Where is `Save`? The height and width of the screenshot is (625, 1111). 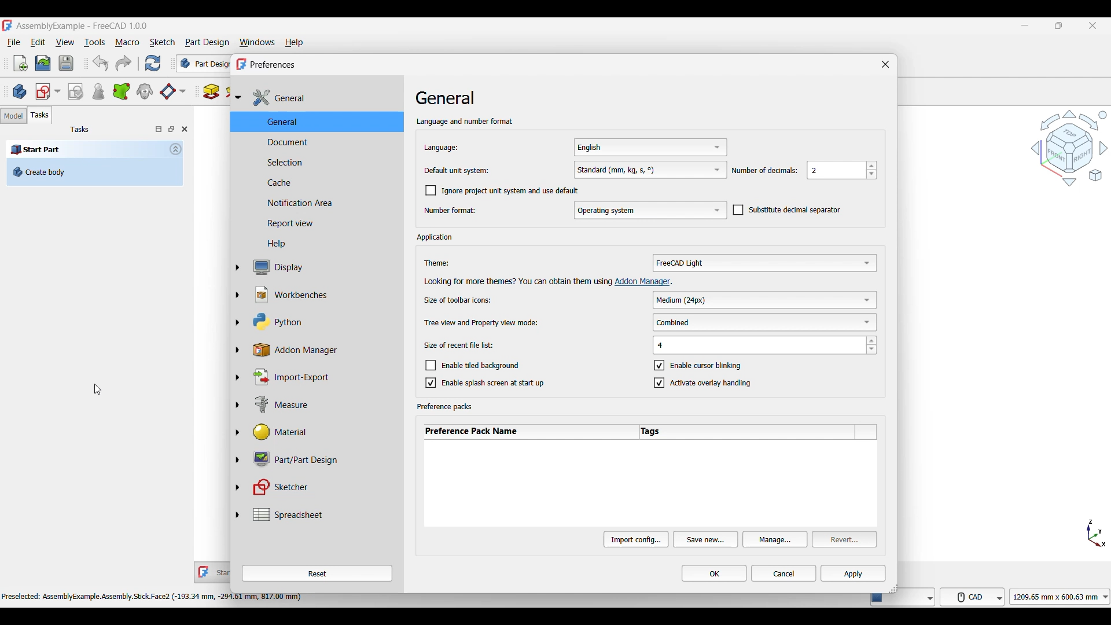
Save is located at coordinates (67, 63).